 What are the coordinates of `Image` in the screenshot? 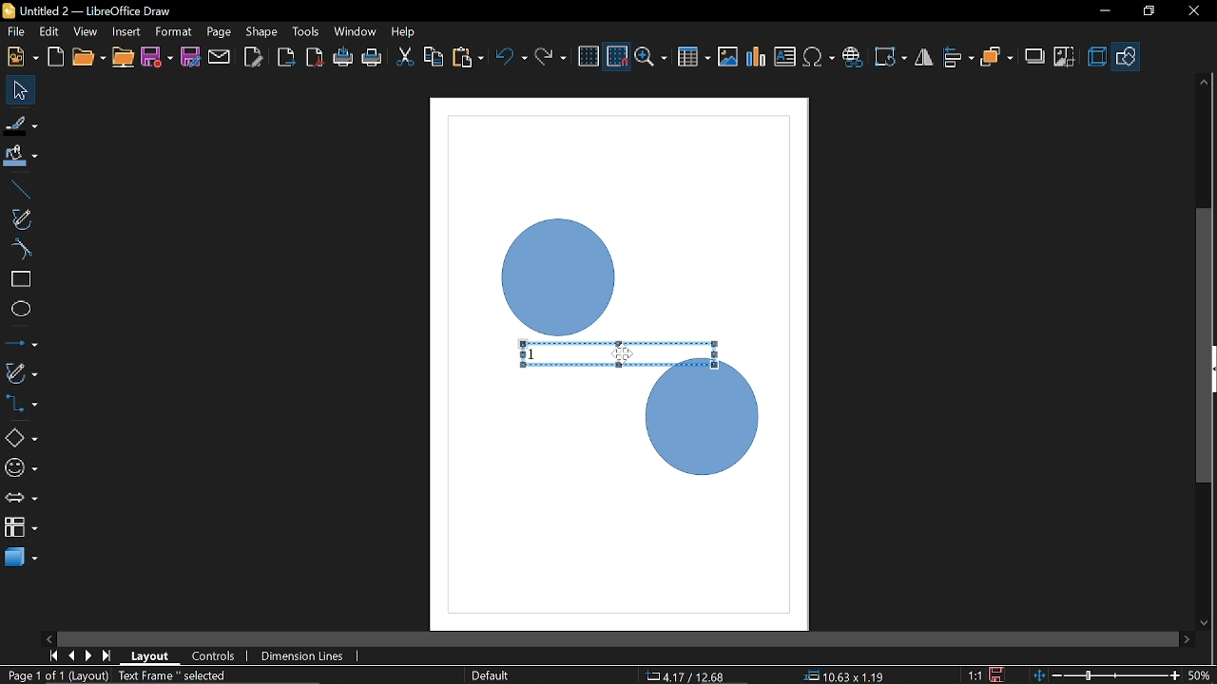 It's located at (727, 56).